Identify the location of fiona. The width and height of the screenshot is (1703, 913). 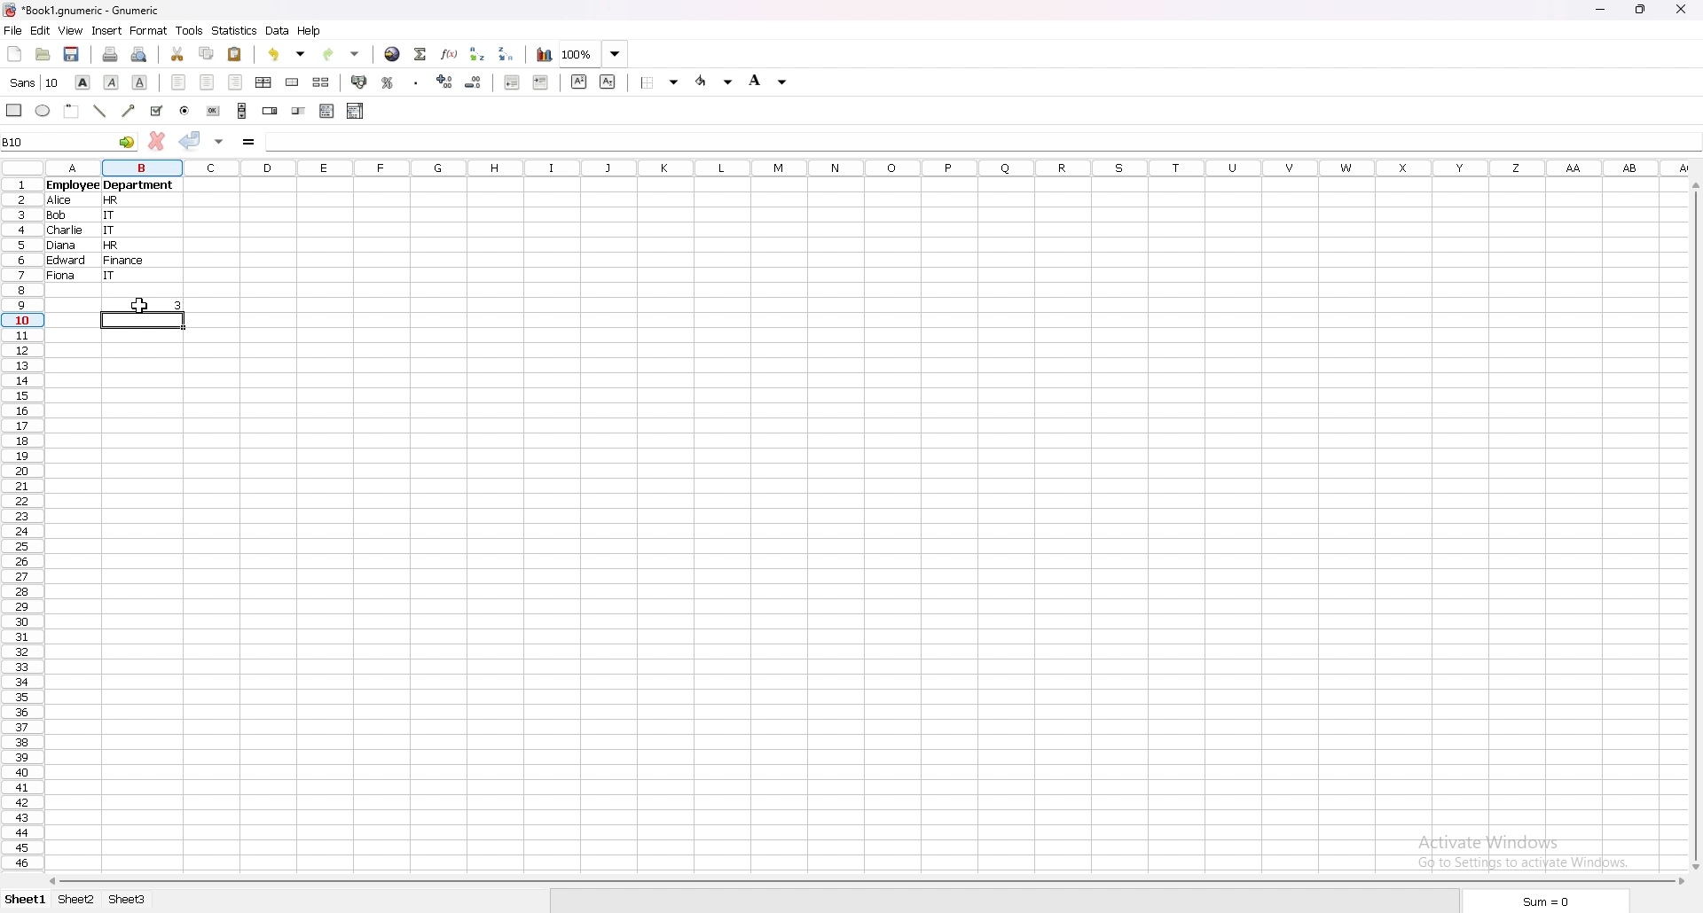
(58, 276).